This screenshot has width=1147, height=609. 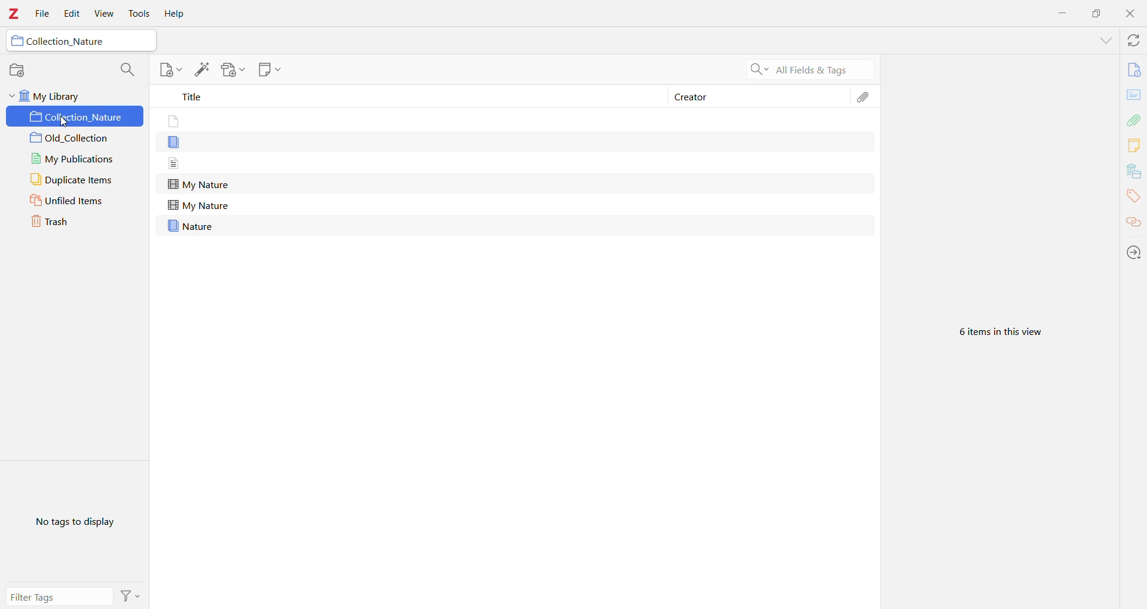 What do you see at coordinates (234, 71) in the screenshot?
I see `Add Attachment` at bounding box center [234, 71].